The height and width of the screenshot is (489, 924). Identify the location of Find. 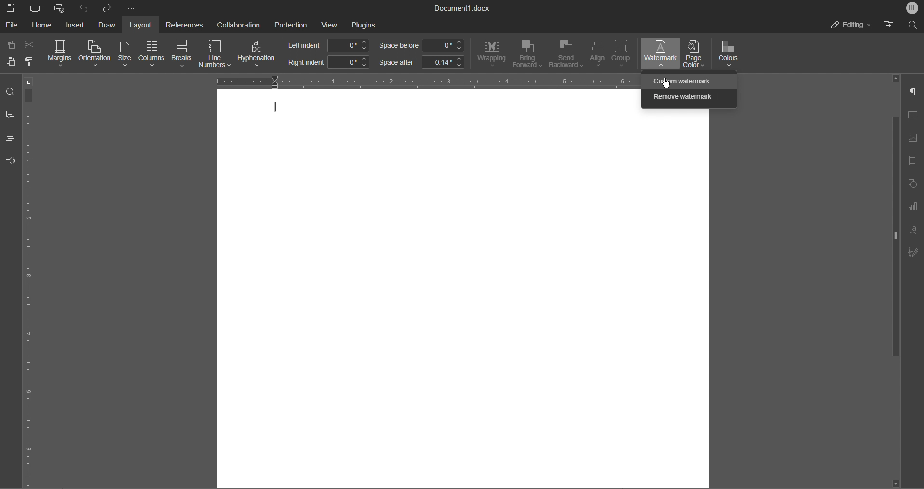
(10, 92).